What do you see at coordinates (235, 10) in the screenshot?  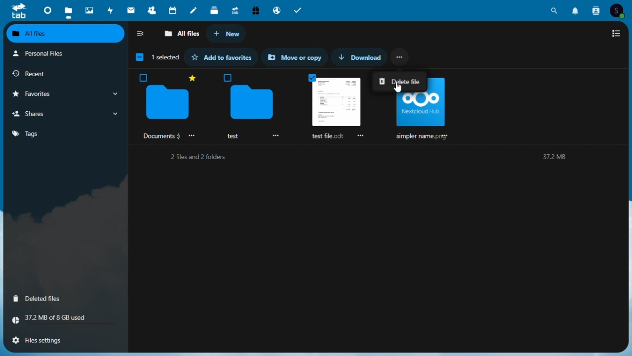 I see `Upgrade` at bounding box center [235, 10].